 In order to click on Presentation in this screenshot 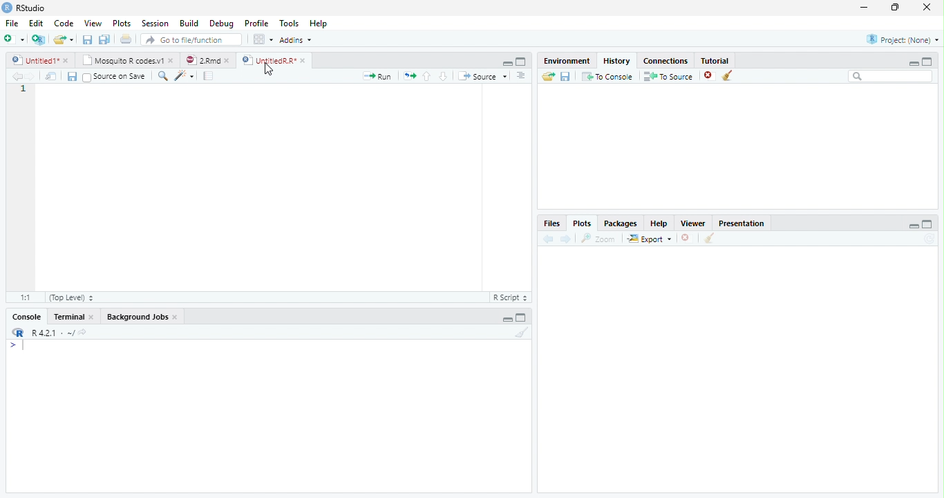, I will do `click(742, 224)`.